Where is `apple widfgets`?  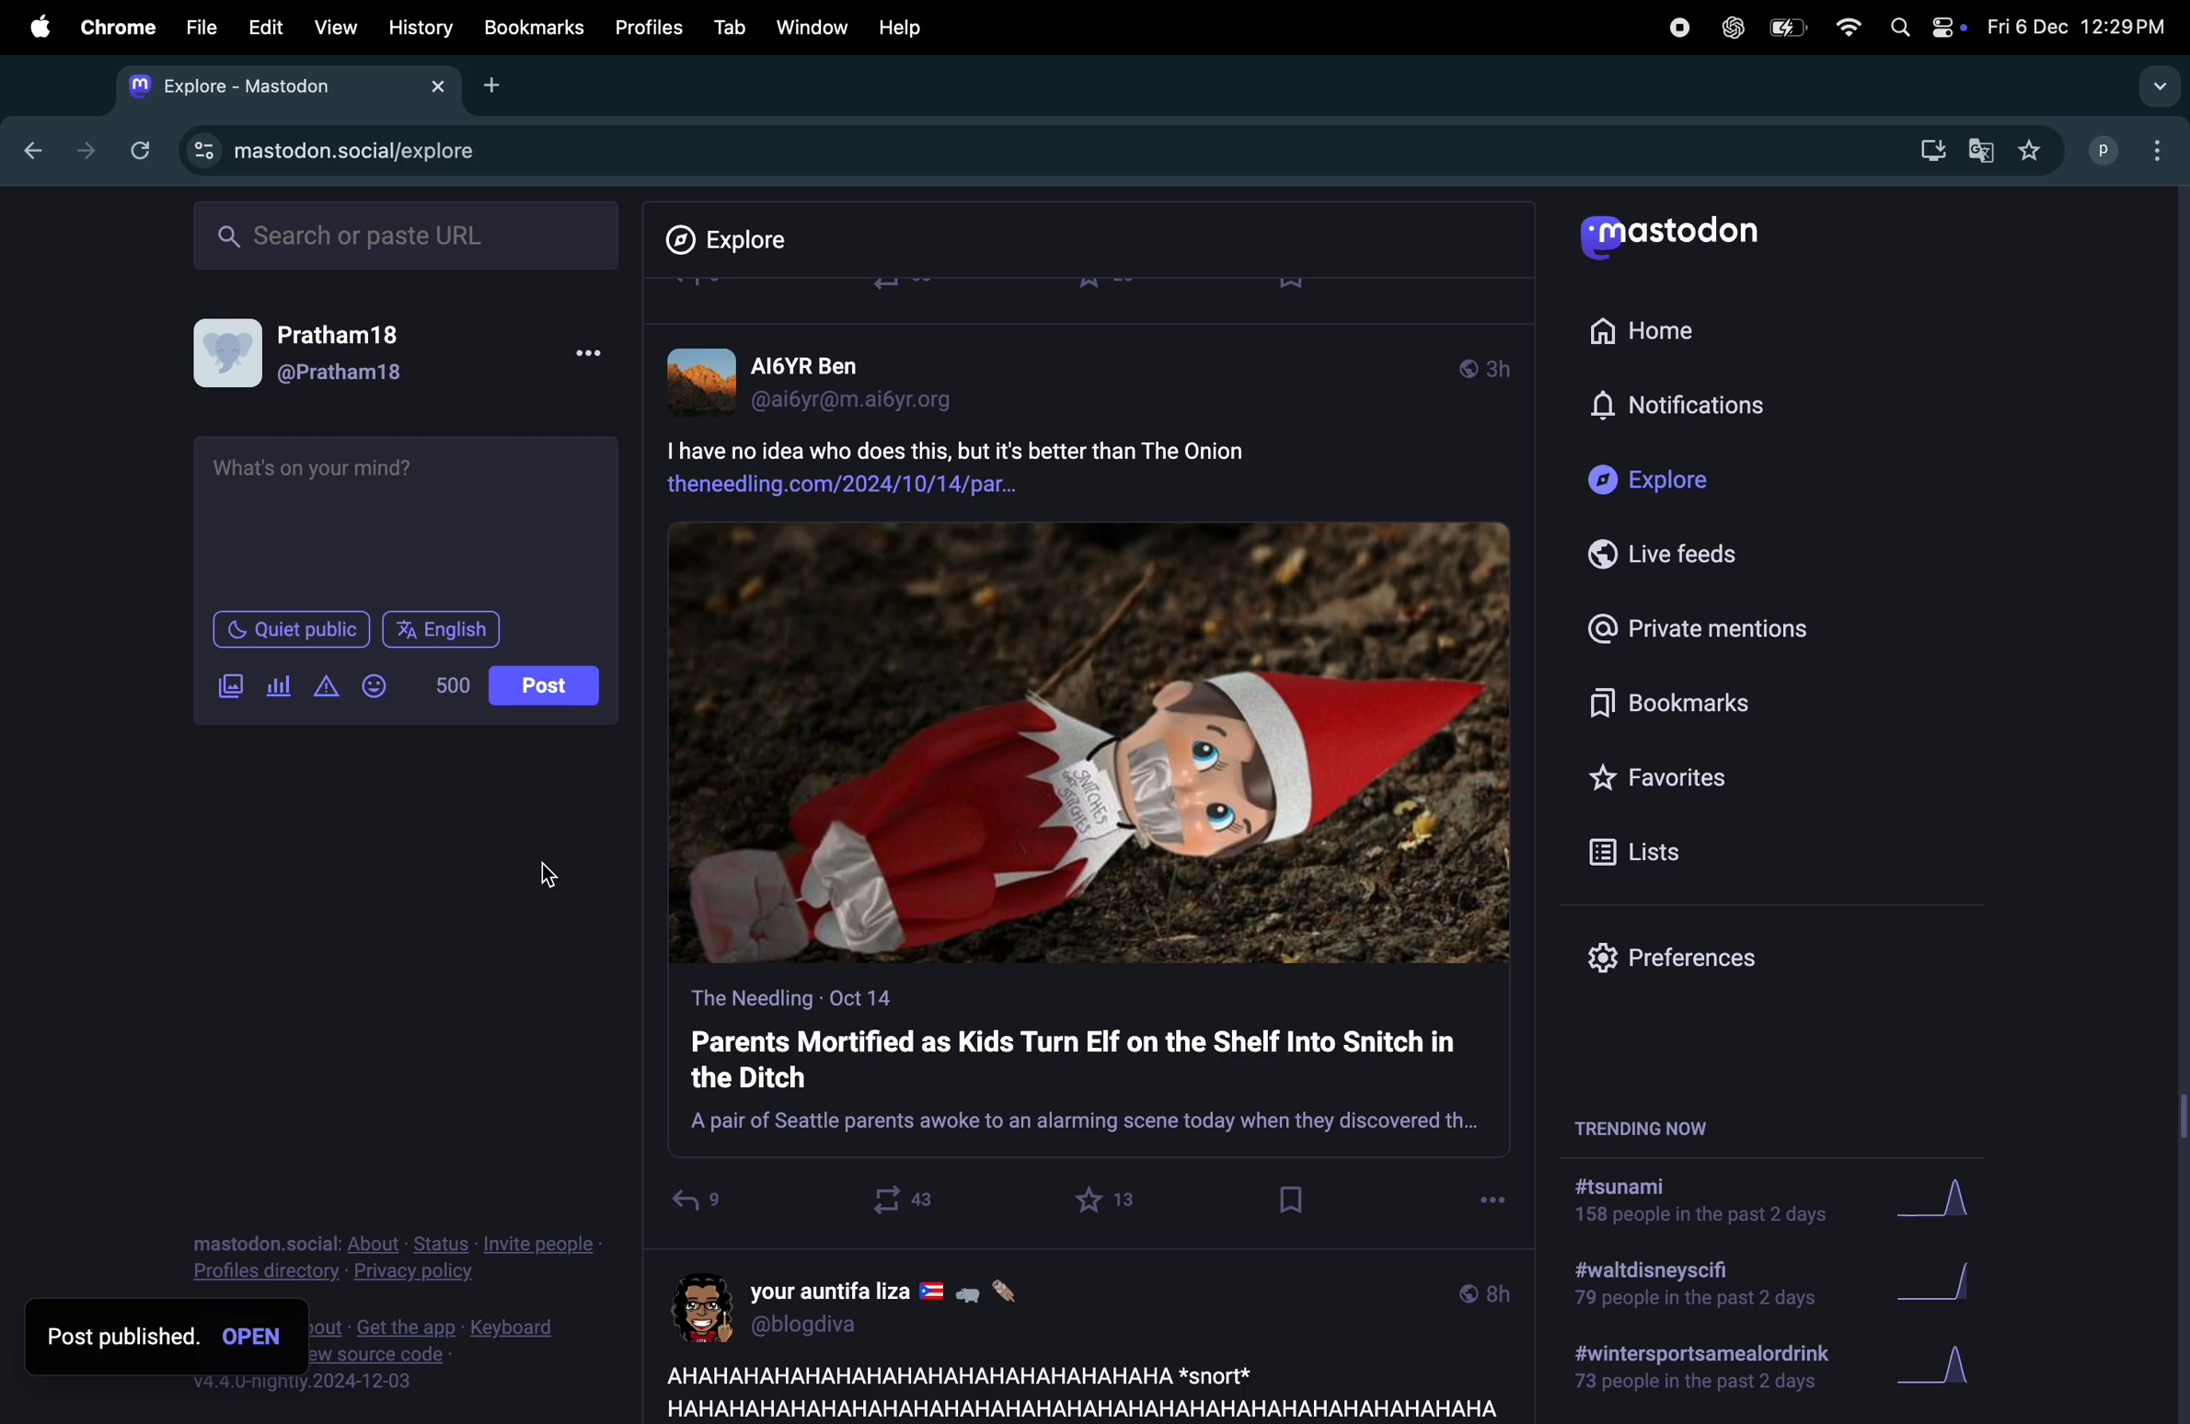 apple widfgets is located at coordinates (1923, 23).